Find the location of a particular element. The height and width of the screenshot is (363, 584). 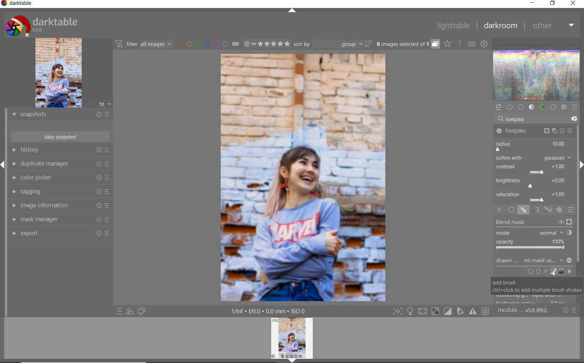

tone is located at coordinates (532, 107).